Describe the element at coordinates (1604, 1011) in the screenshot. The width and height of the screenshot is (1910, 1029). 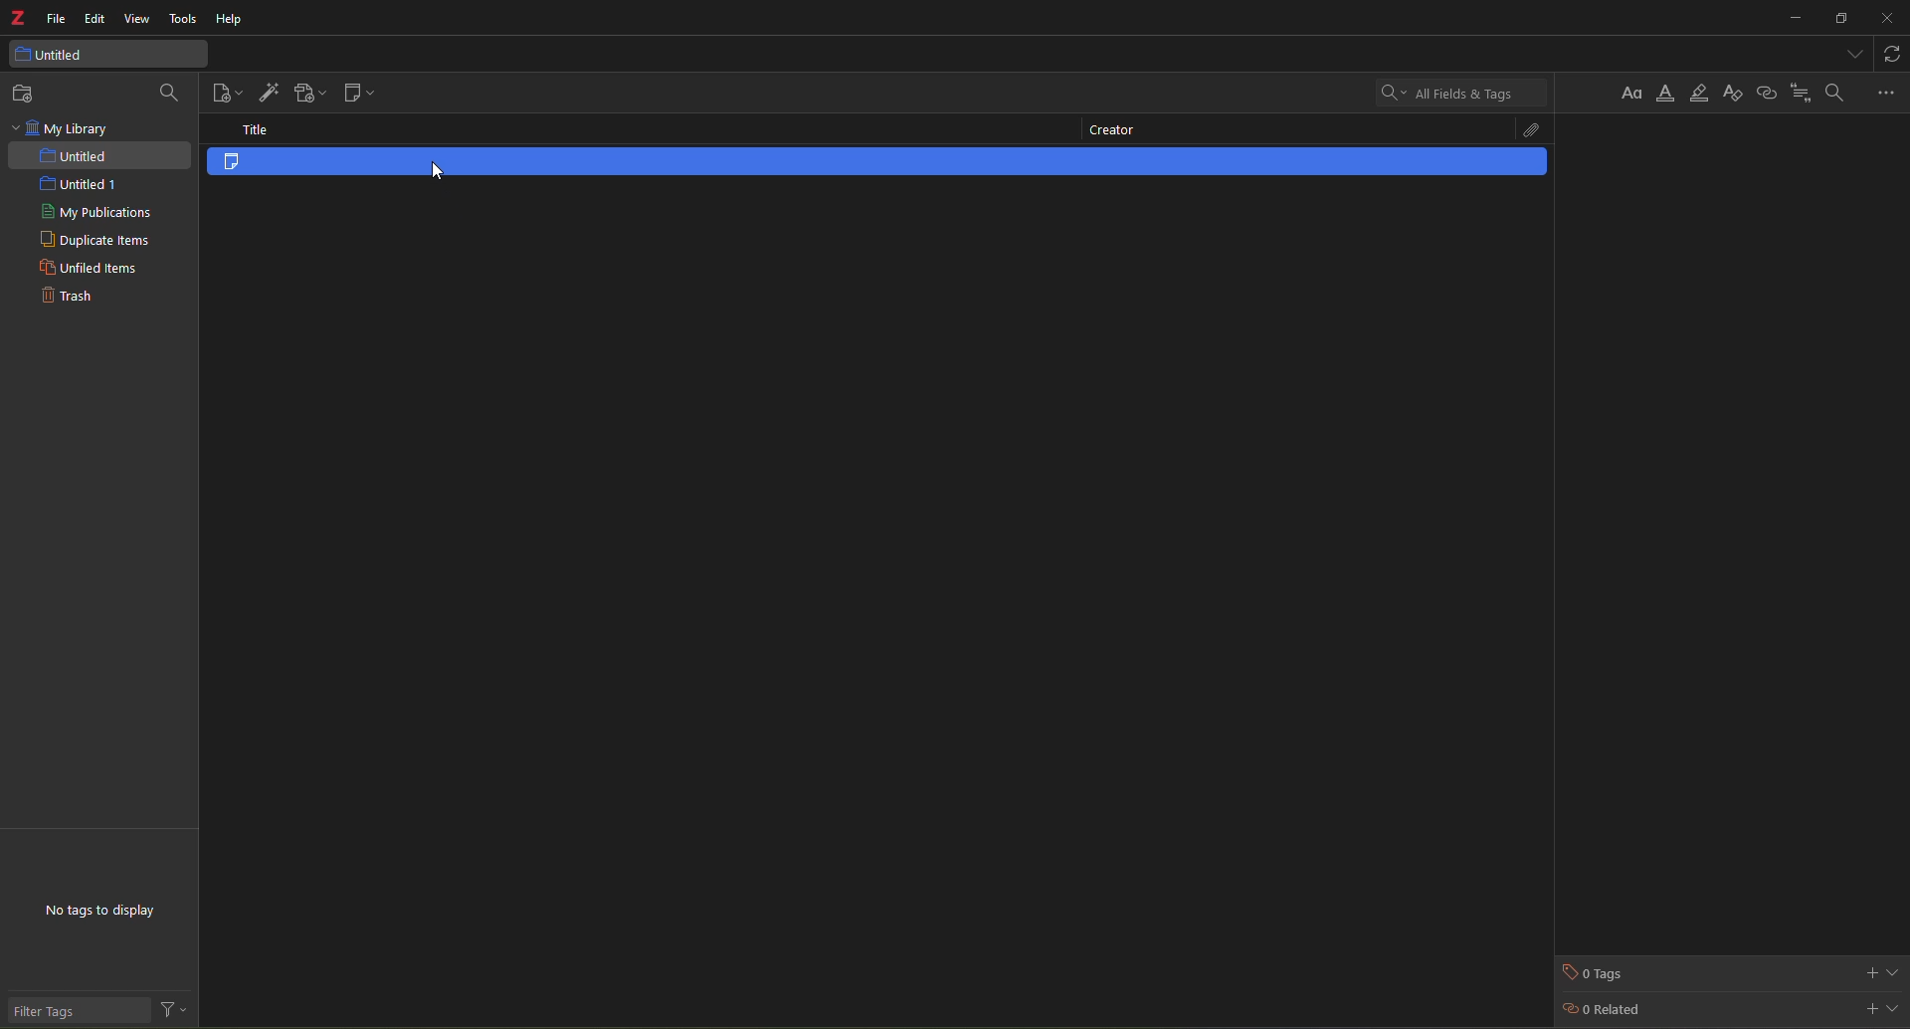
I see `related` at that location.